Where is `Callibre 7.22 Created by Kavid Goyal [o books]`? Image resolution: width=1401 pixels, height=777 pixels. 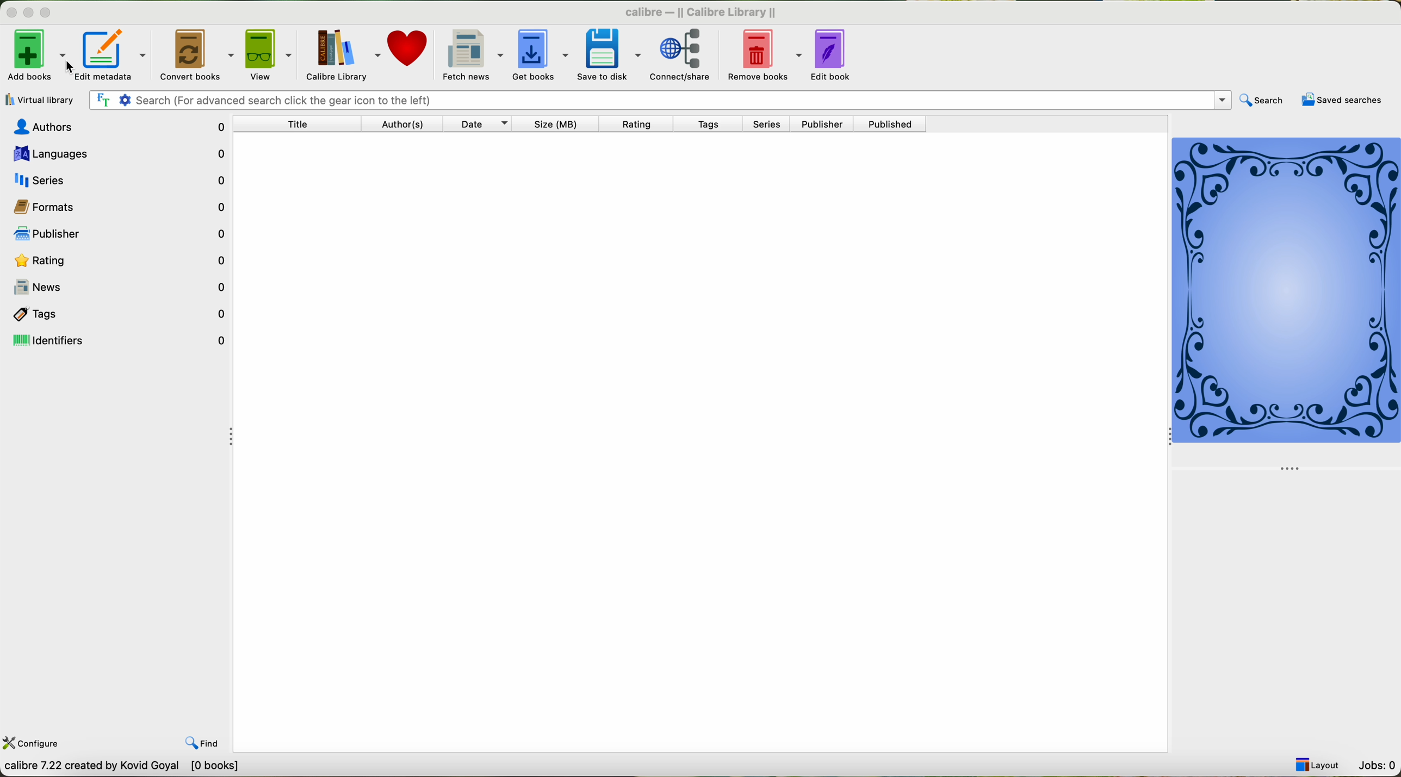 Callibre 7.22 Created by Kavid Goyal [o books] is located at coordinates (132, 769).